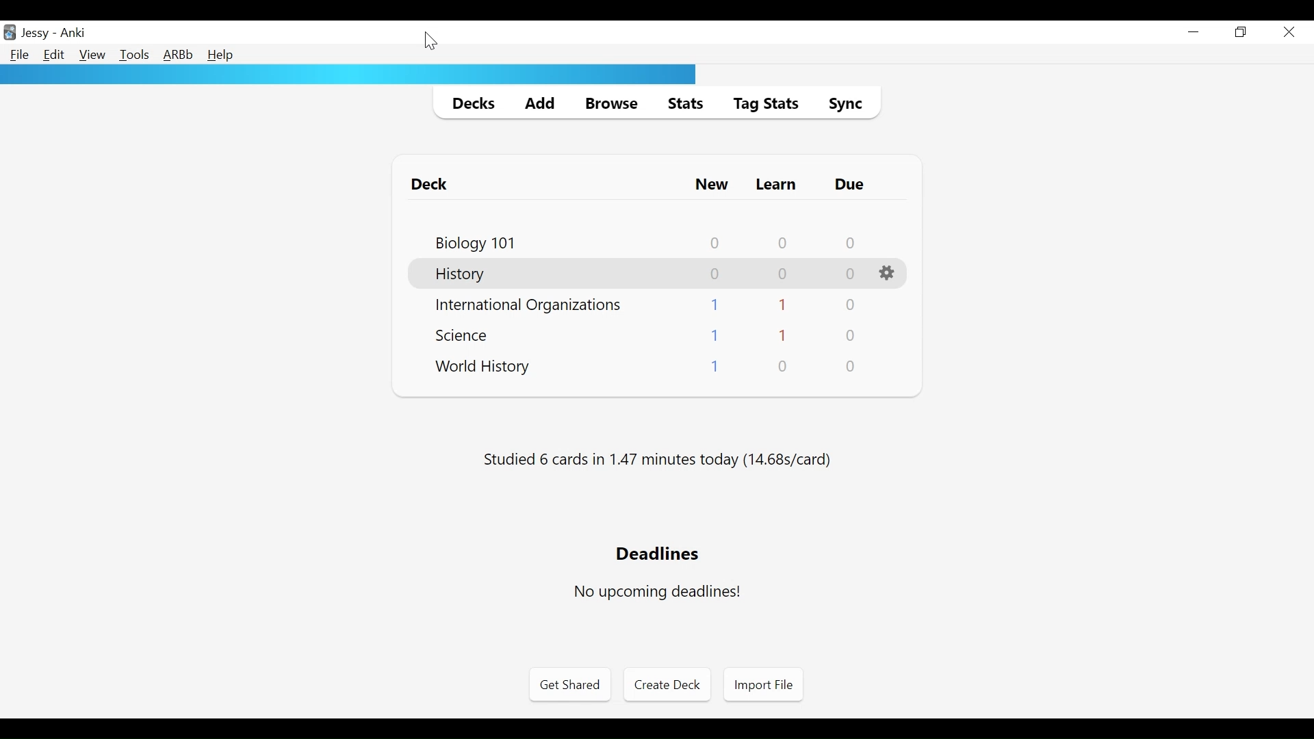 This screenshot has height=739, width=1314. I want to click on Stats, so click(681, 103).